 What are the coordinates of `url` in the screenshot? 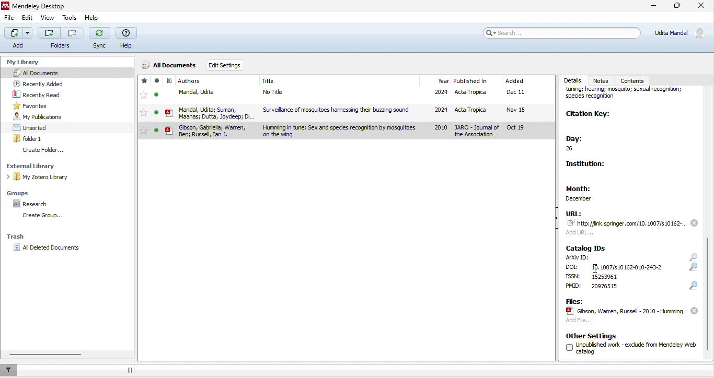 It's located at (574, 213).